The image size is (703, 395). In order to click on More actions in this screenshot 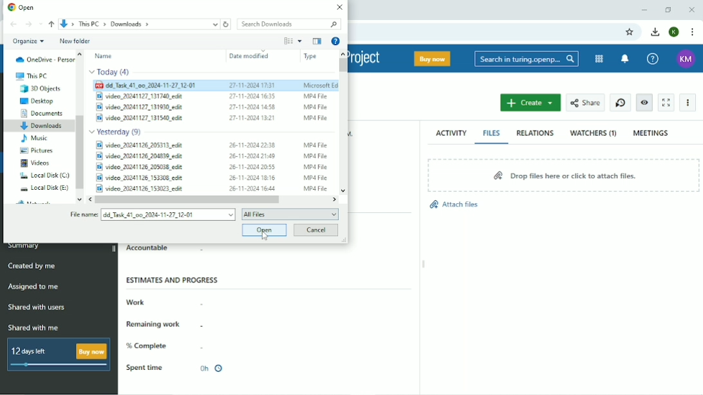, I will do `click(688, 103)`.